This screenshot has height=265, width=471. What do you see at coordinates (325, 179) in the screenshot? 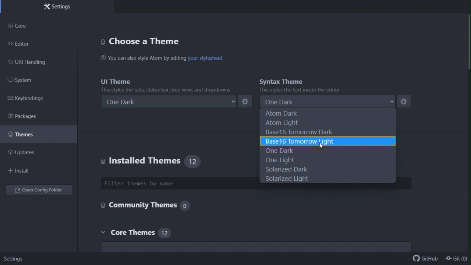
I see `Solarized light` at bounding box center [325, 179].